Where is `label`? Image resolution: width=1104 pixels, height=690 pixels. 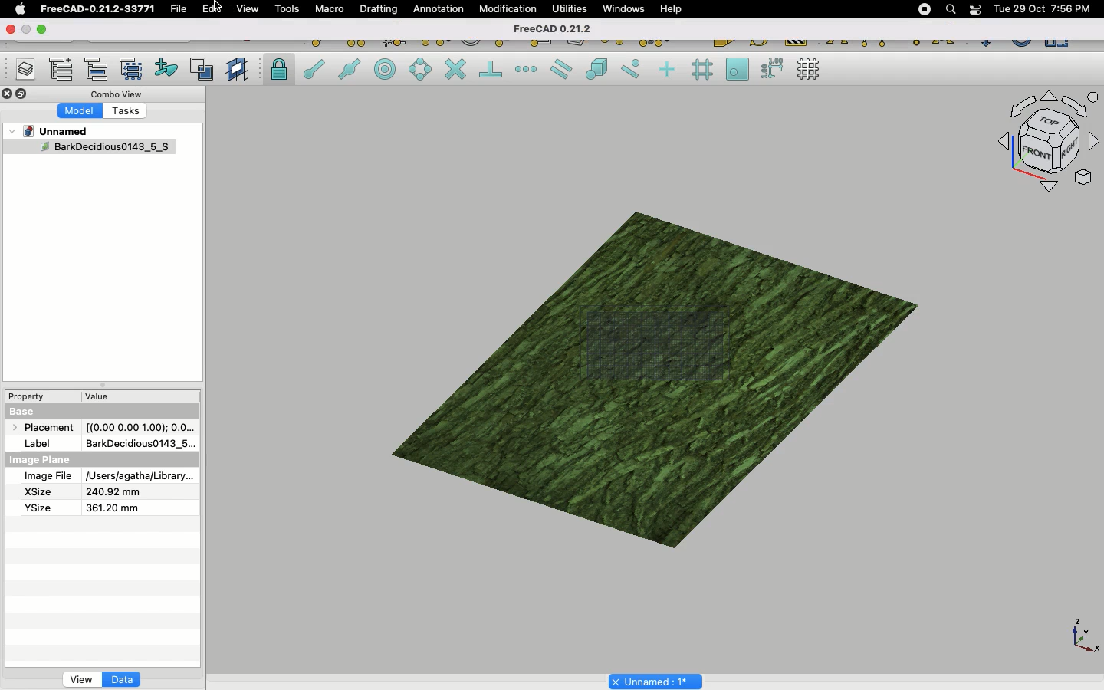 label is located at coordinates (41, 442).